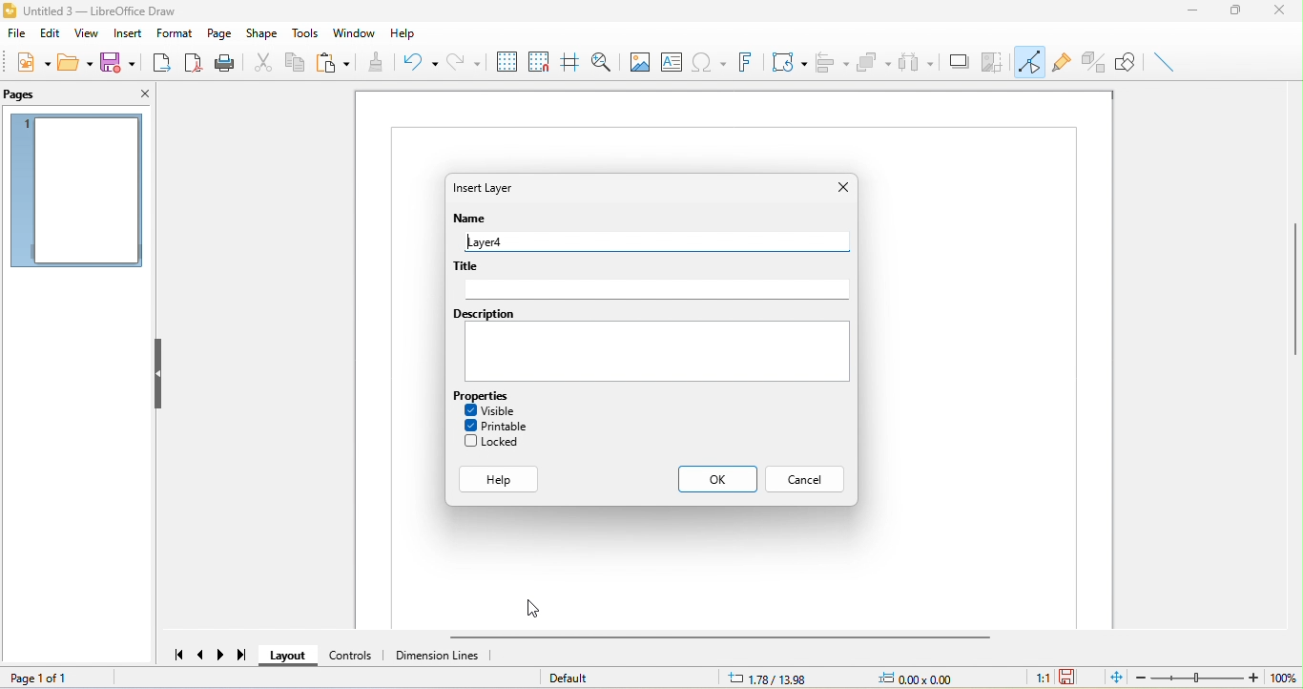 The image size is (1303, 689). What do you see at coordinates (493, 241) in the screenshot?
I see `Layer4` at bounding box center [493, 241].